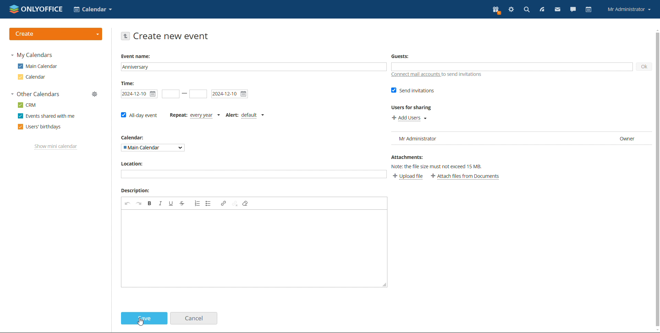  What do you see at coordinates (656, 30) in the screenshot?
I see `scroll up` at bounding box center [656, 30].